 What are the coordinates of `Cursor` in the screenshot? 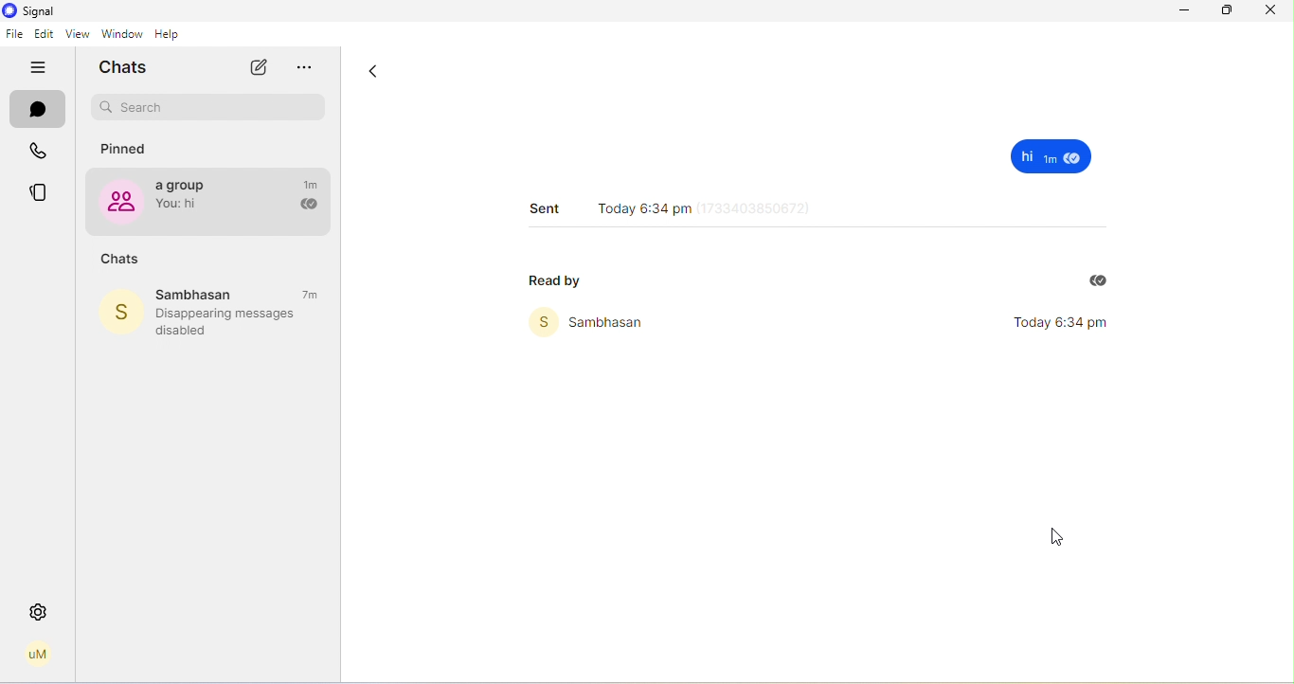 It's located at (1054, 541).